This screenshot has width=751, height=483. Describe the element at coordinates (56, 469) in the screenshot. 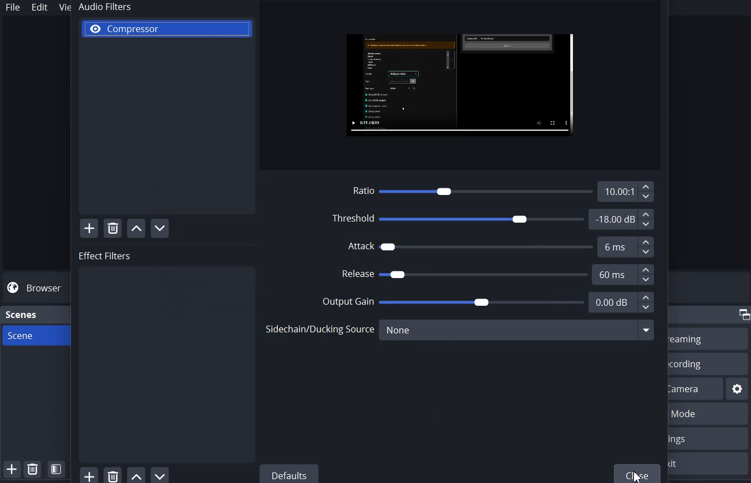

I see `Open Scene Filter` at that location.